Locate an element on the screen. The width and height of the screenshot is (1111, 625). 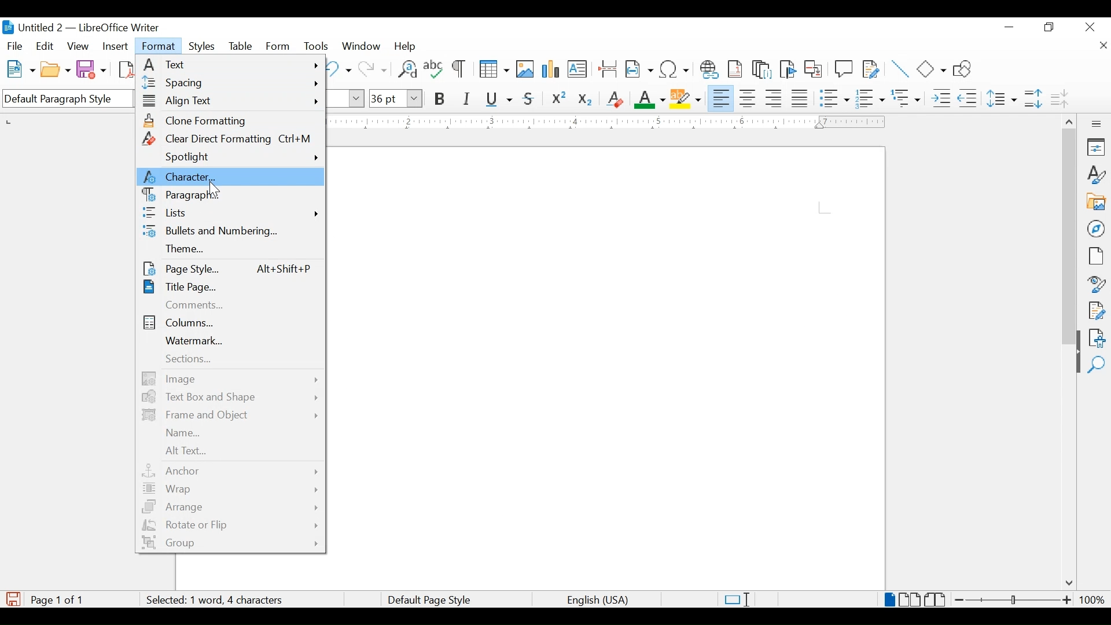
arrange menu is located at coordinates (231, 508).